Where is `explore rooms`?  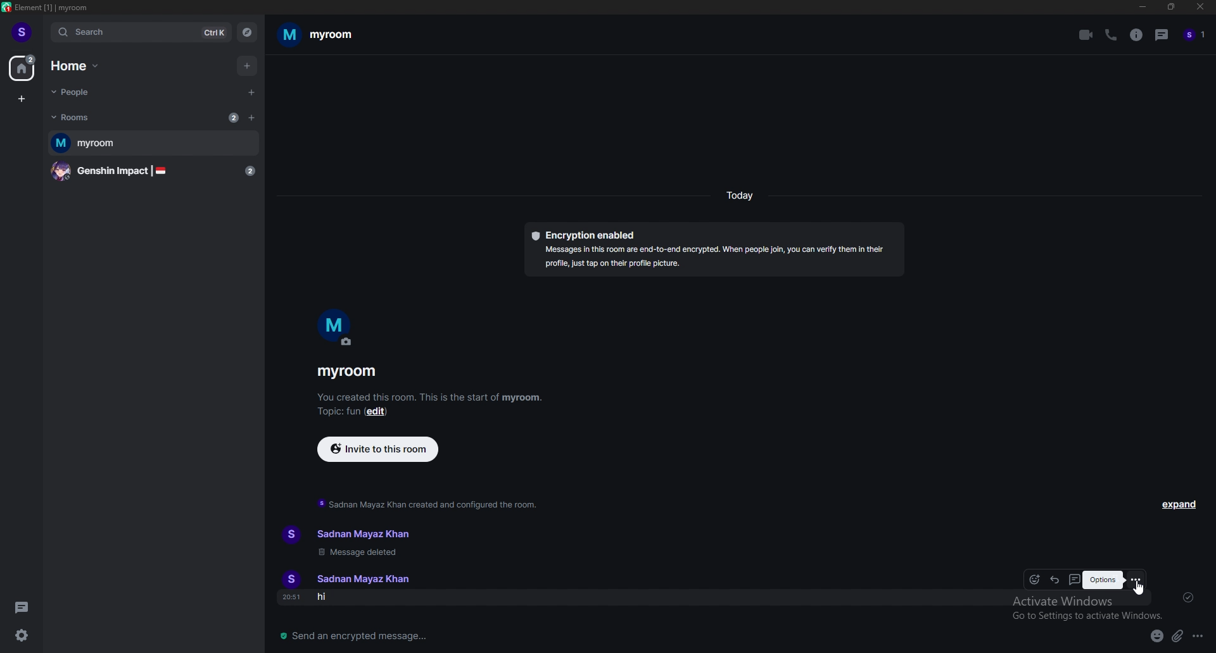 explore rooms is located at coordinates (246, 33).